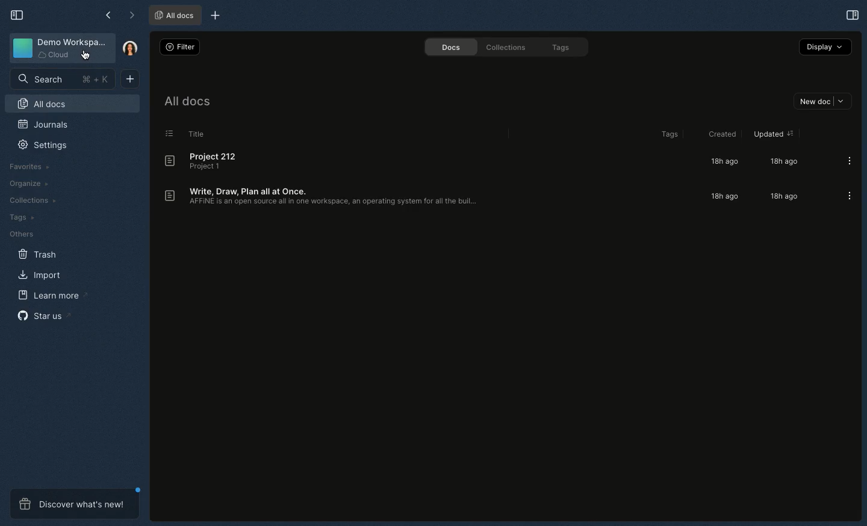  What do you see at coordinates (503, 47) in the screenshot?
I see `Collections` at bounding box center [503, 47].